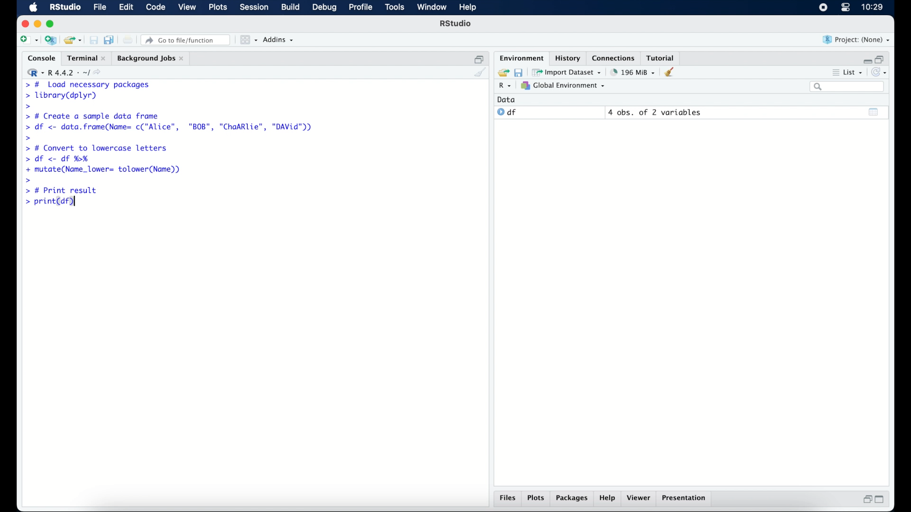 The height and width of the screenshot is (512, 911). Describe the element at coordinates (325, 8) in the screenshot. I see `debug` at that location.